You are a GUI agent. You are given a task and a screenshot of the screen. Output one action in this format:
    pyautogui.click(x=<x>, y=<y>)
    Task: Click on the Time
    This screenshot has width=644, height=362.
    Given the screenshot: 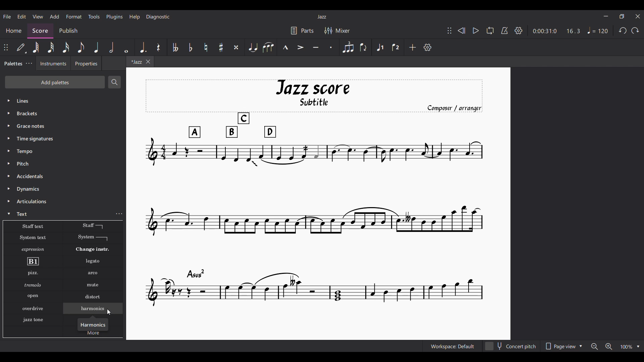 What is the action you would take?
    pyautogui.click(x=44, y=139)
    